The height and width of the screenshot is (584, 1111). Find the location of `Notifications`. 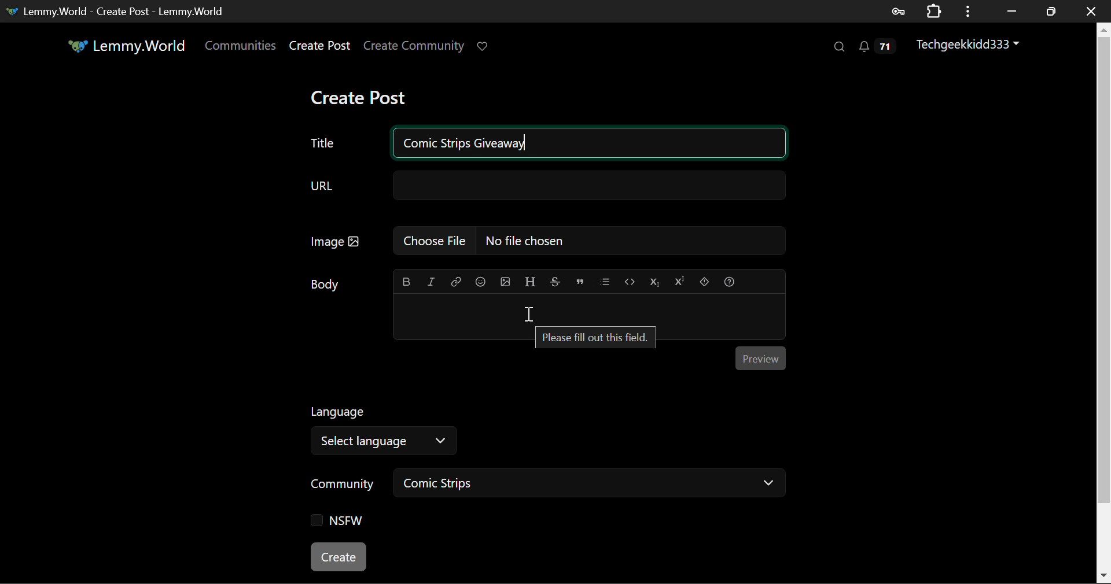

Notifications is located at coordinates (874, 46).